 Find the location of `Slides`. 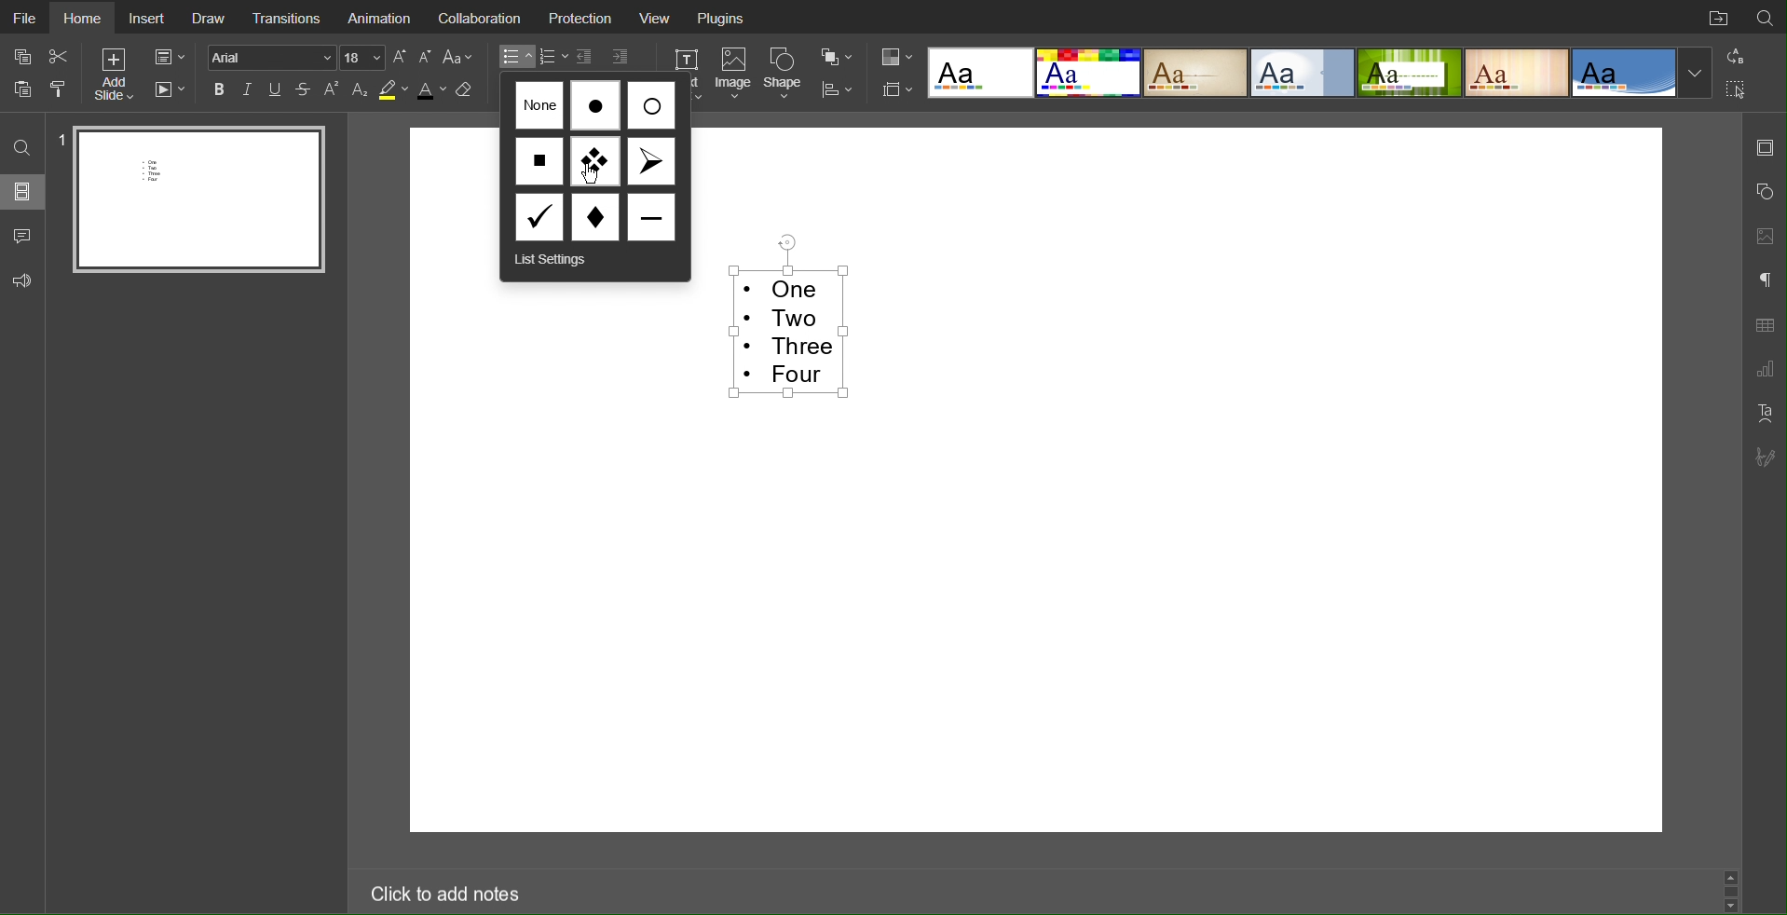

Slides is located at coordinates (26, 191).